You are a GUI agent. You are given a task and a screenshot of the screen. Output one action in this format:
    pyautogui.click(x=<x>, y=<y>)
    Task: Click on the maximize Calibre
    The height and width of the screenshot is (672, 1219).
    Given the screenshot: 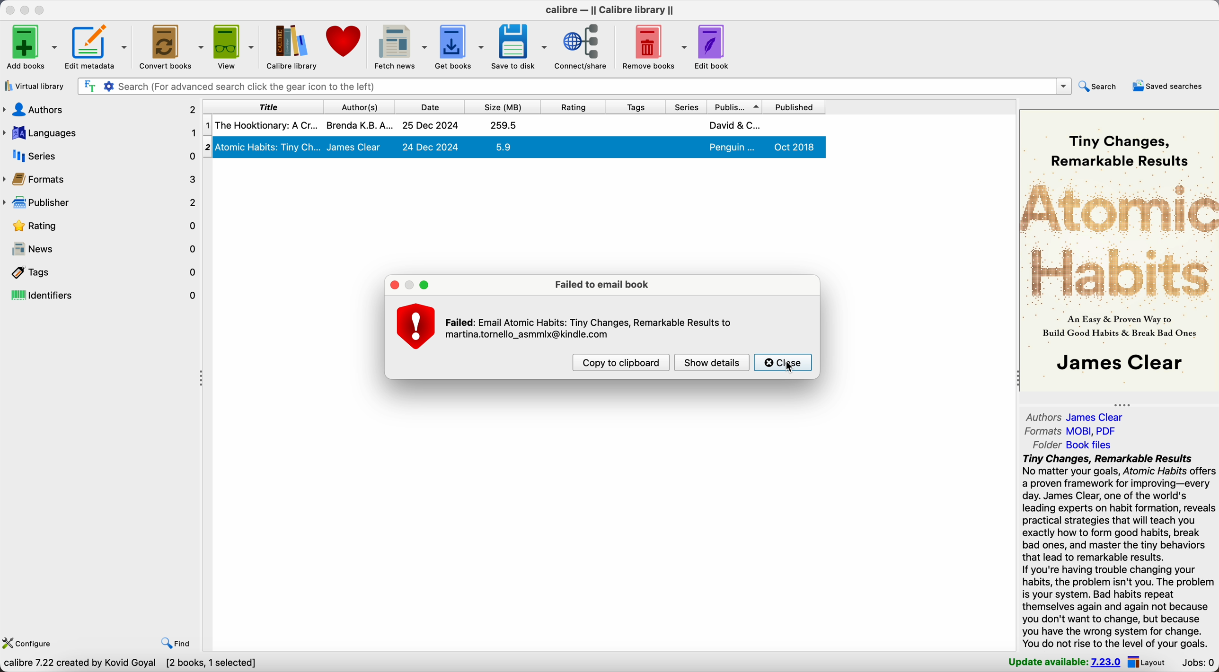 What is the action you would take?
    pyautogui.click(x=42, y=9)
    